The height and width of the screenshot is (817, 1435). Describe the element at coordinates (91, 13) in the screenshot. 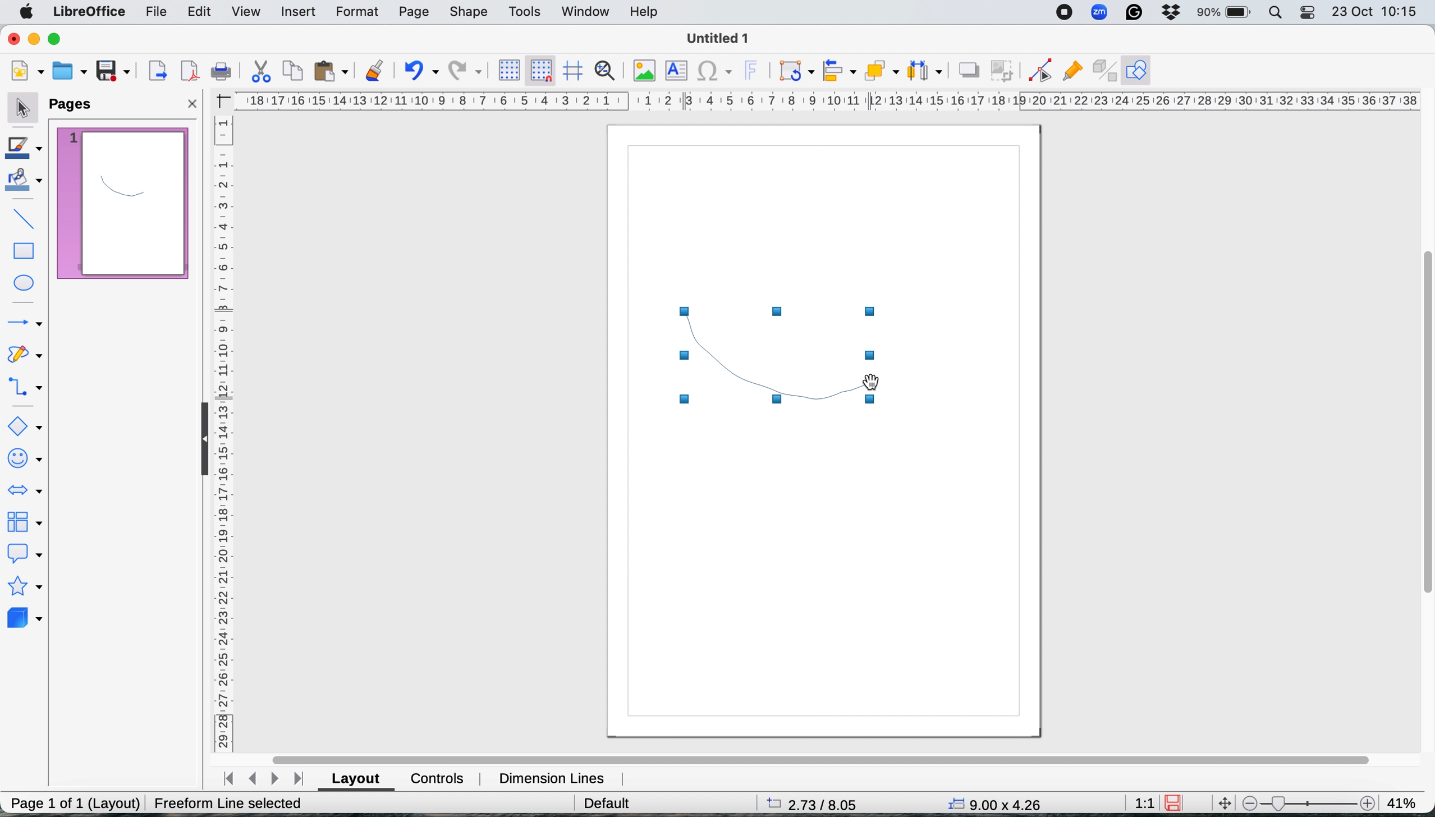

I see `libre office` at that location.